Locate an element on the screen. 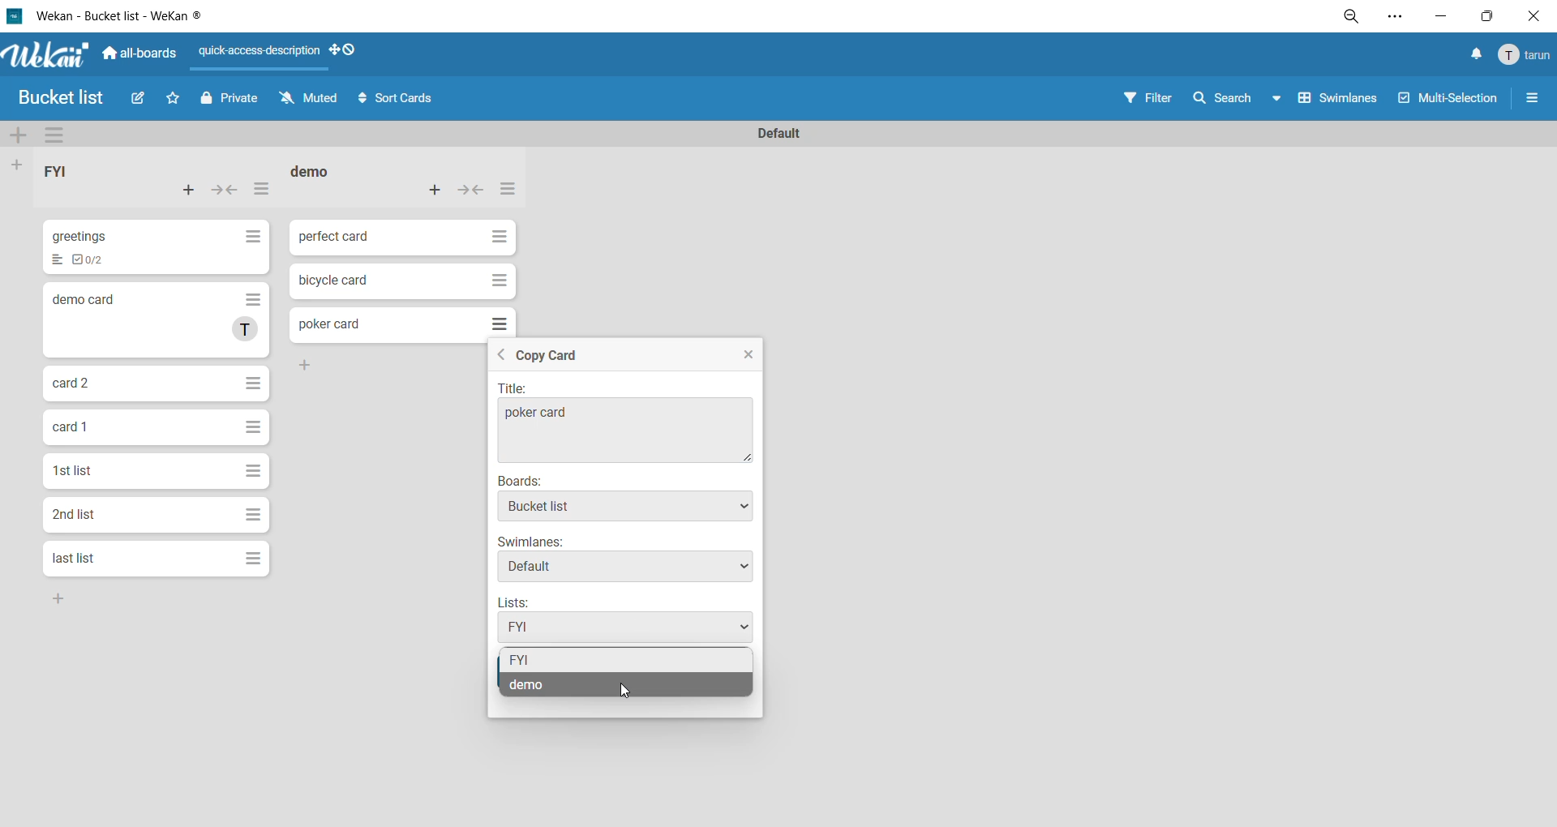  FYI is located at coordinates (626, 628).